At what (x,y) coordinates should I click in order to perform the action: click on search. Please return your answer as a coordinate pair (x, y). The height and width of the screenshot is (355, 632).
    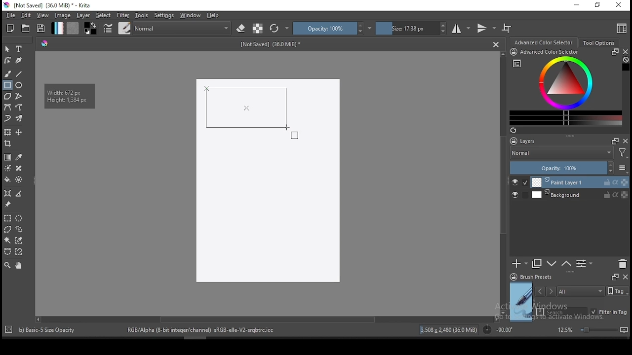
    Looking at the image, I should click on (562, 312).